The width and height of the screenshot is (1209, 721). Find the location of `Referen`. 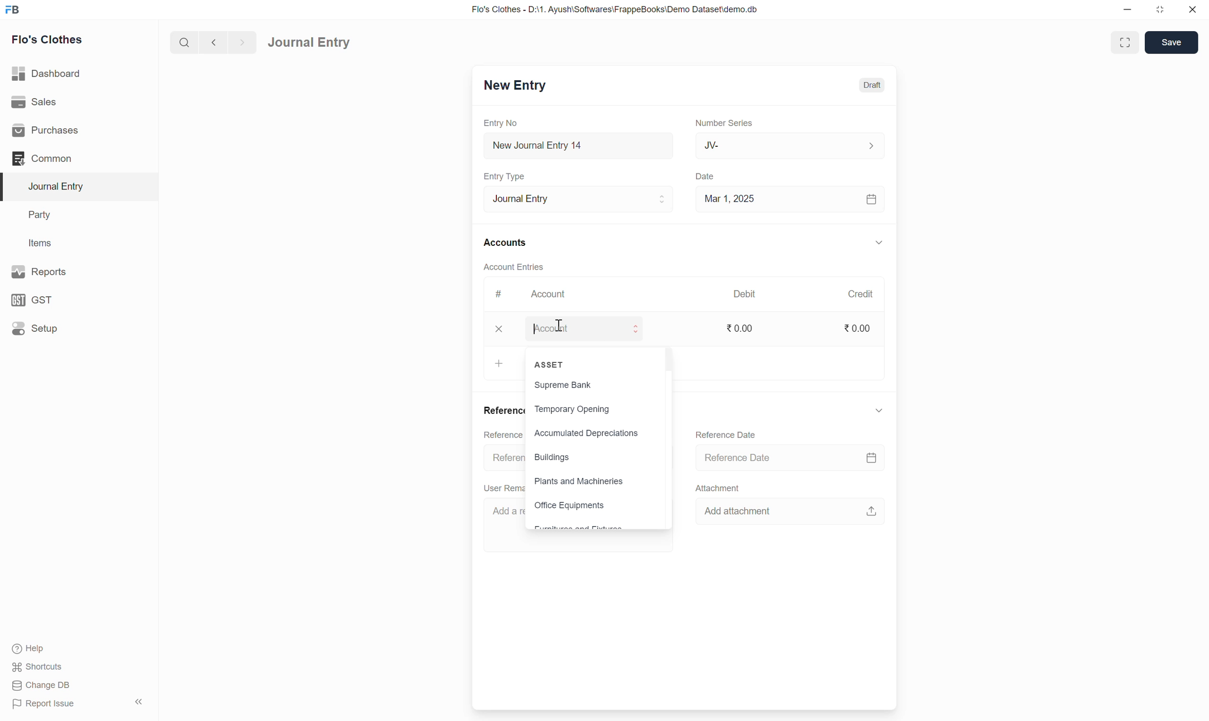

Referen is located at coordinates (509, 457).